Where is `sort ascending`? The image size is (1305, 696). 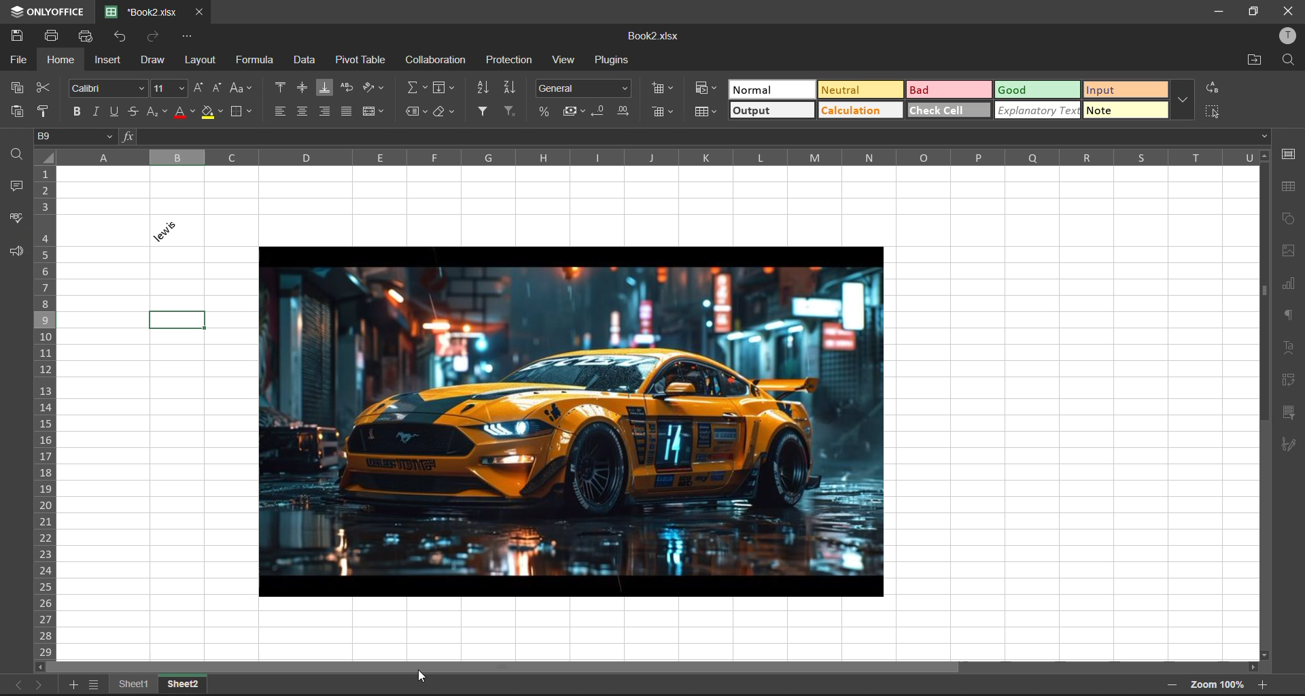
sort ascending is located at coordinates (483, 89).